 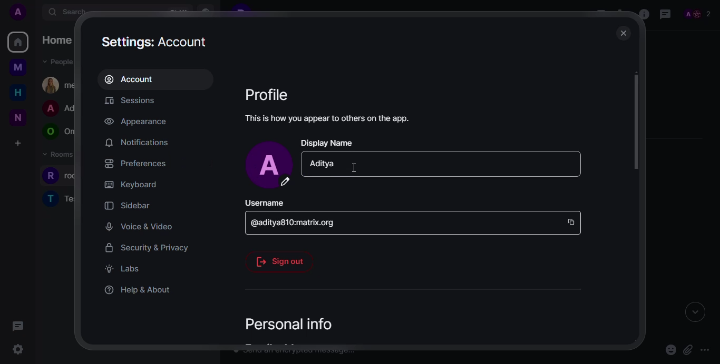 What do you see at coordinates (57, 157) in the screenshot?
I see `rooms` at bounding box center [57, 157].